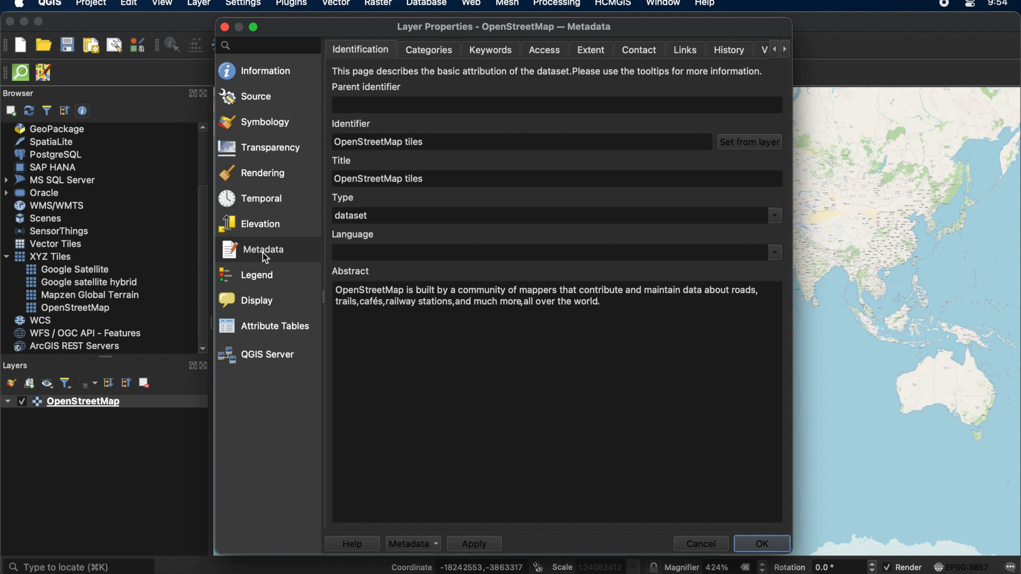 Image resolution: width=1021 pixels, height=574 pixels. Describe the element at coordinates (7, 22) in the screenshot. I see `close` at that location.